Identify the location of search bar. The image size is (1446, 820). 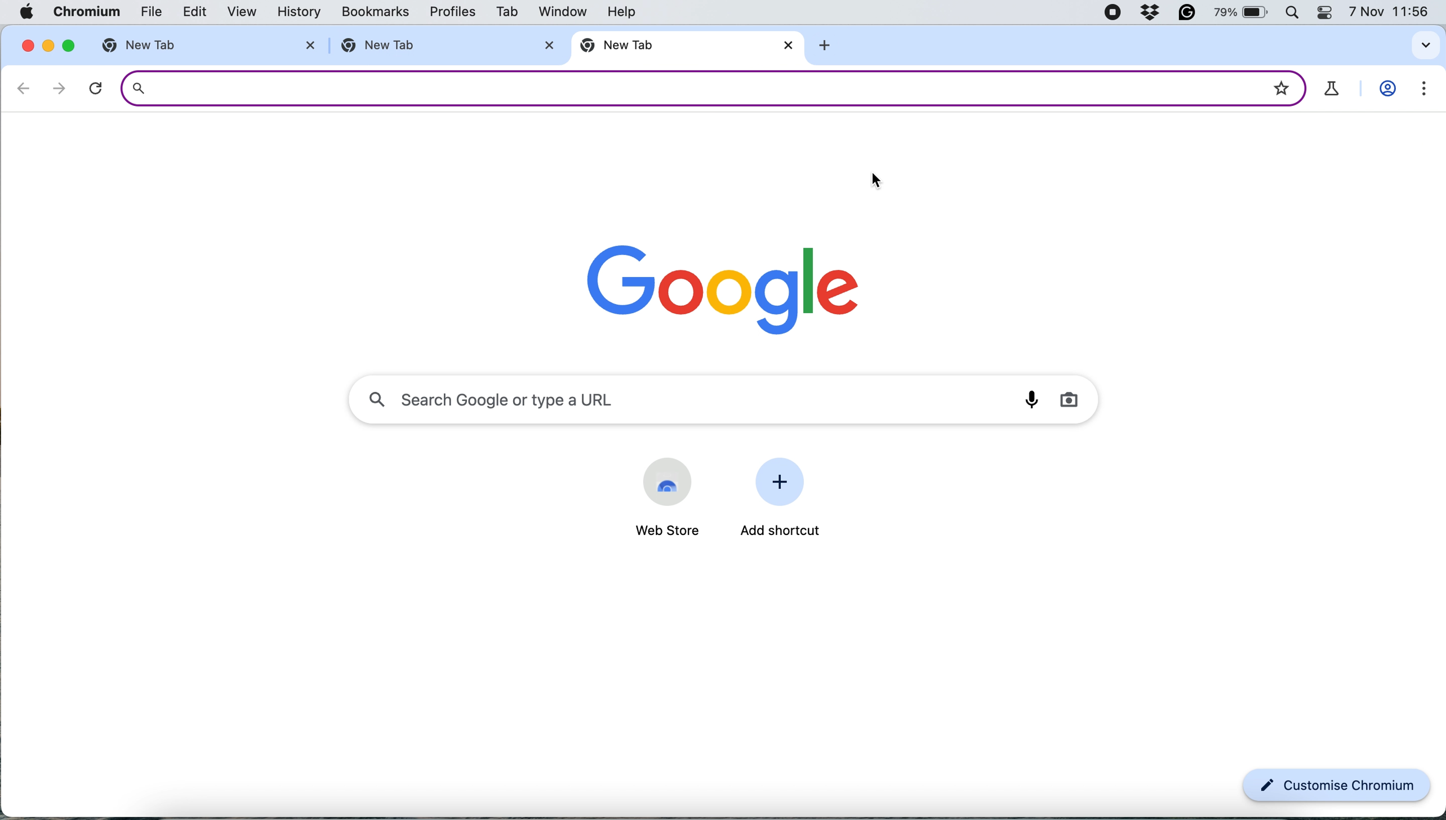
(683, 87).